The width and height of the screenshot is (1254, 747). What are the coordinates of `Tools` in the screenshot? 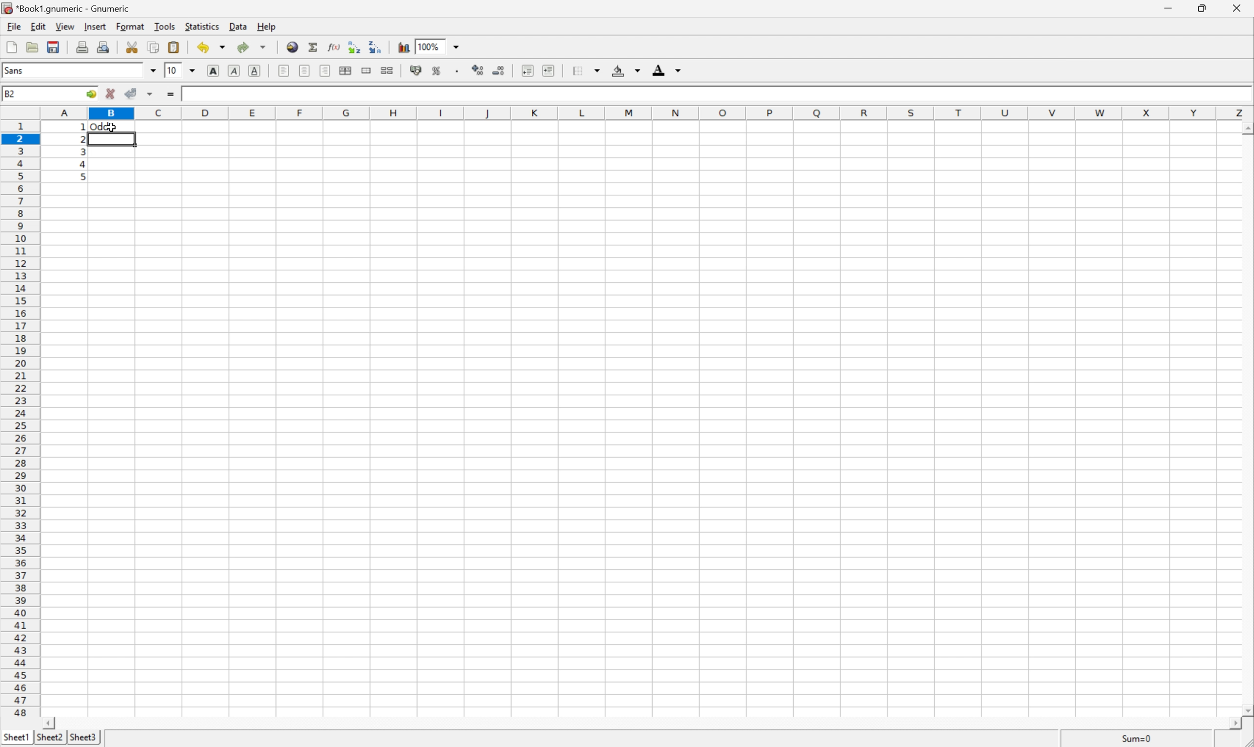 It's located at (165, 27).